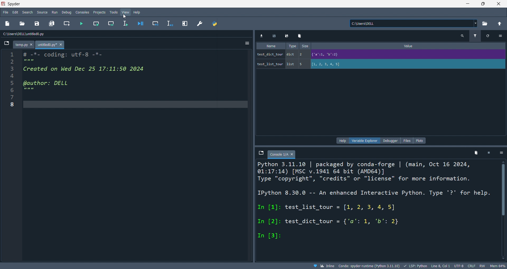  What do you see at coordinates (112, 24) in the screenshot?
I see `run cell and move` at bounding box center [112, 24].